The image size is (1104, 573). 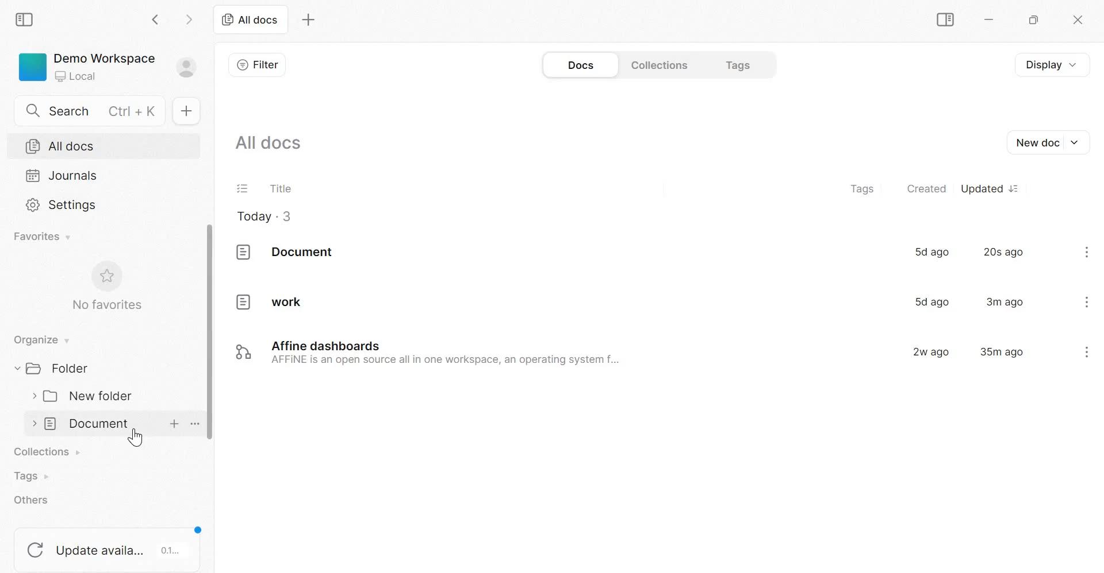 What do you see at coordinates (242, 187) in the screenshot?
I see `Task list` at bounding box center [242, 187].